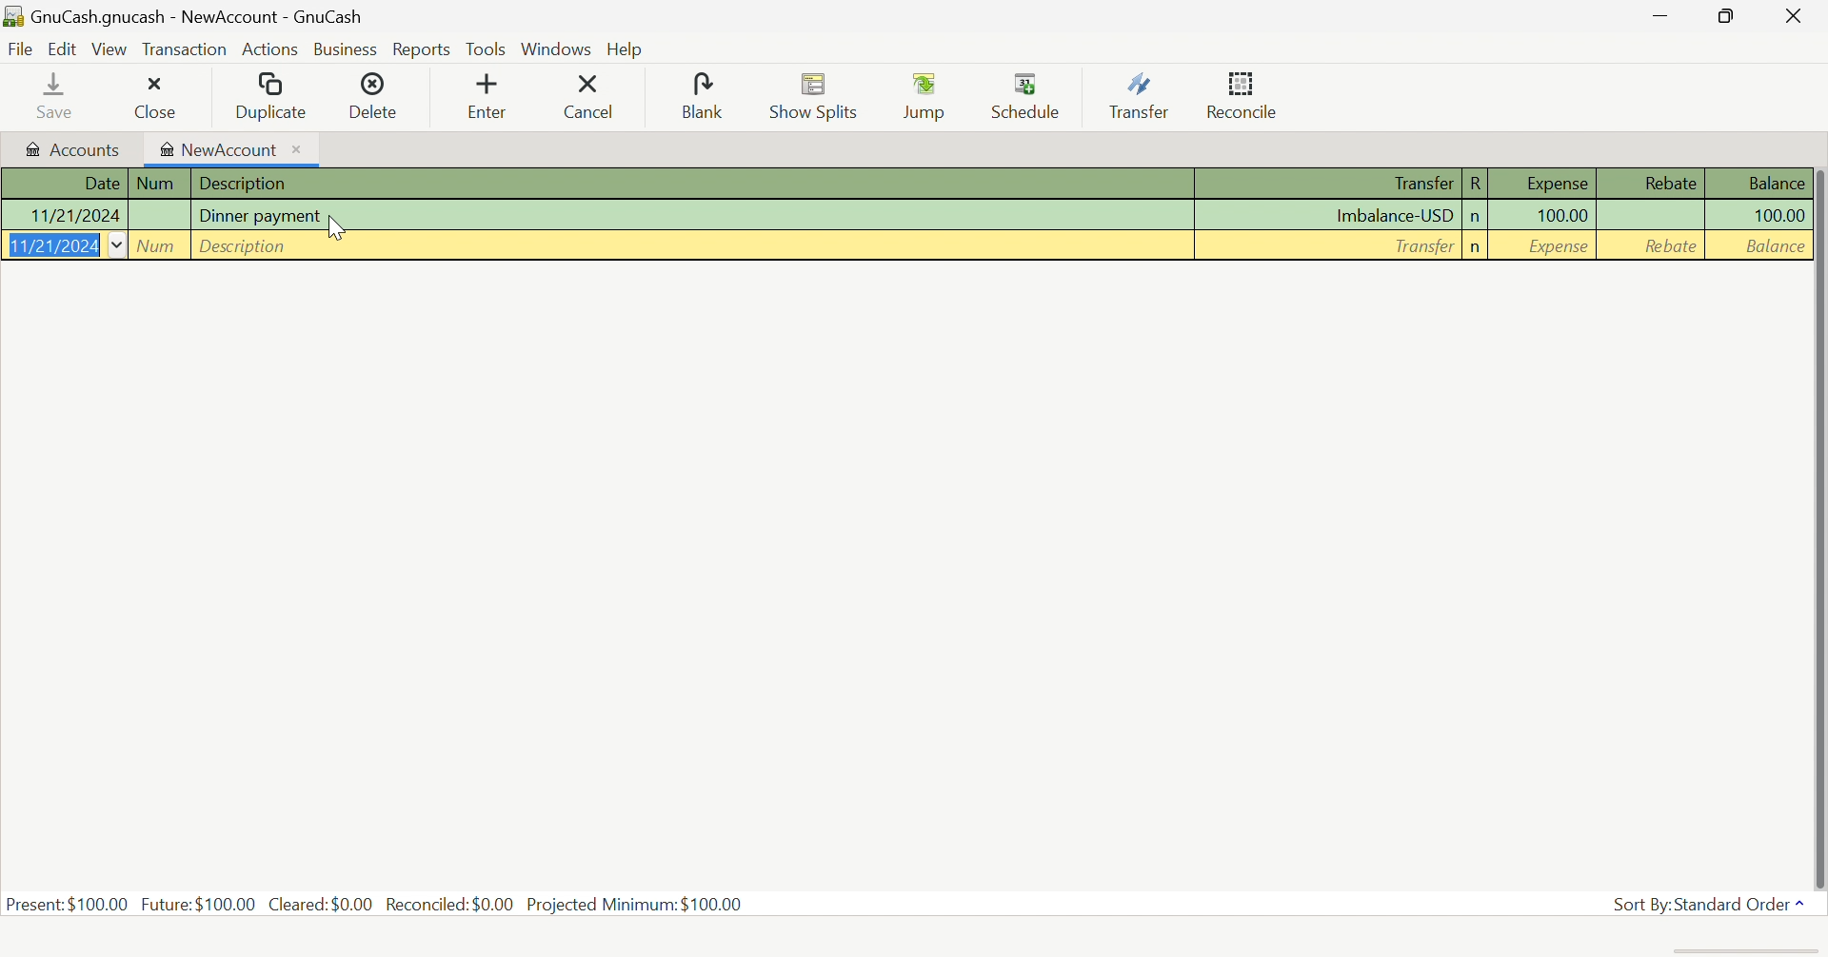 The height and width of the screenshot is (957, 1828). Describe the element at coordinates (1817, 529) in the screenshot. I see `scroll bar` at that location.